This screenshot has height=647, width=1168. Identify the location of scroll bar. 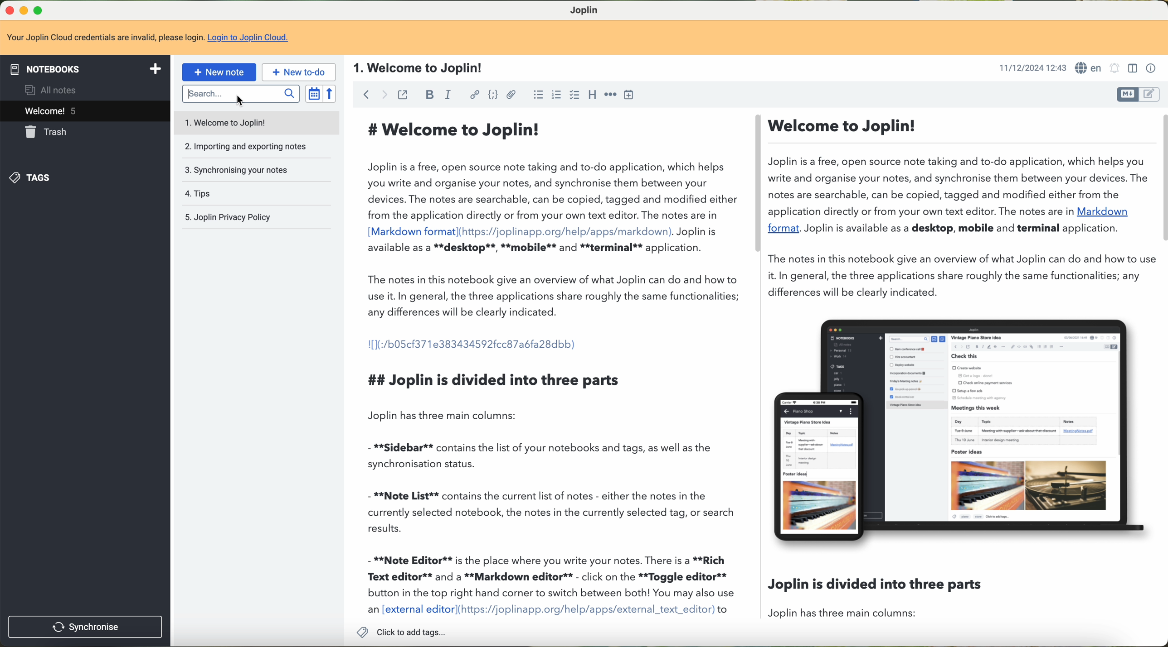
(757, 185).